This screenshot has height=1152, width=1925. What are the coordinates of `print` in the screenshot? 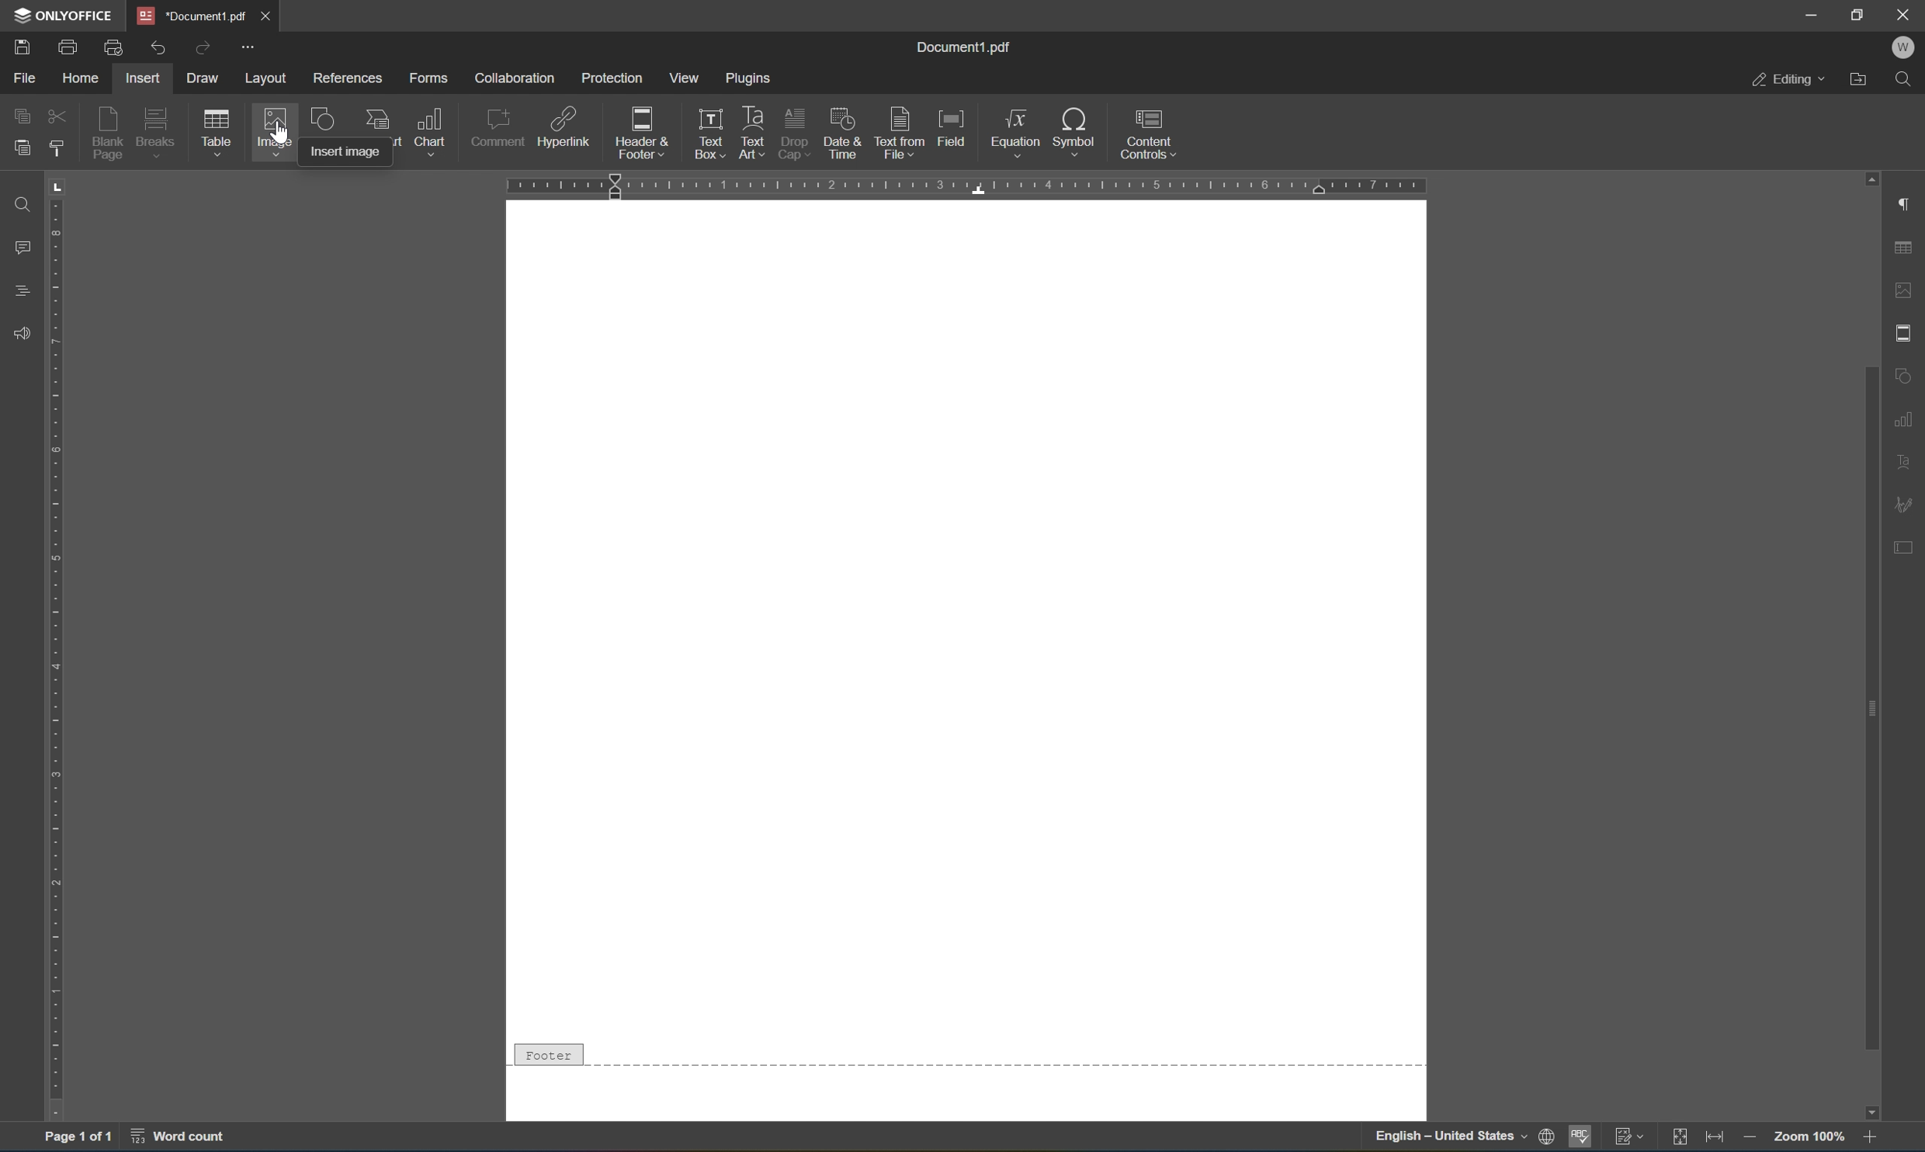 It's located at (64, 47).